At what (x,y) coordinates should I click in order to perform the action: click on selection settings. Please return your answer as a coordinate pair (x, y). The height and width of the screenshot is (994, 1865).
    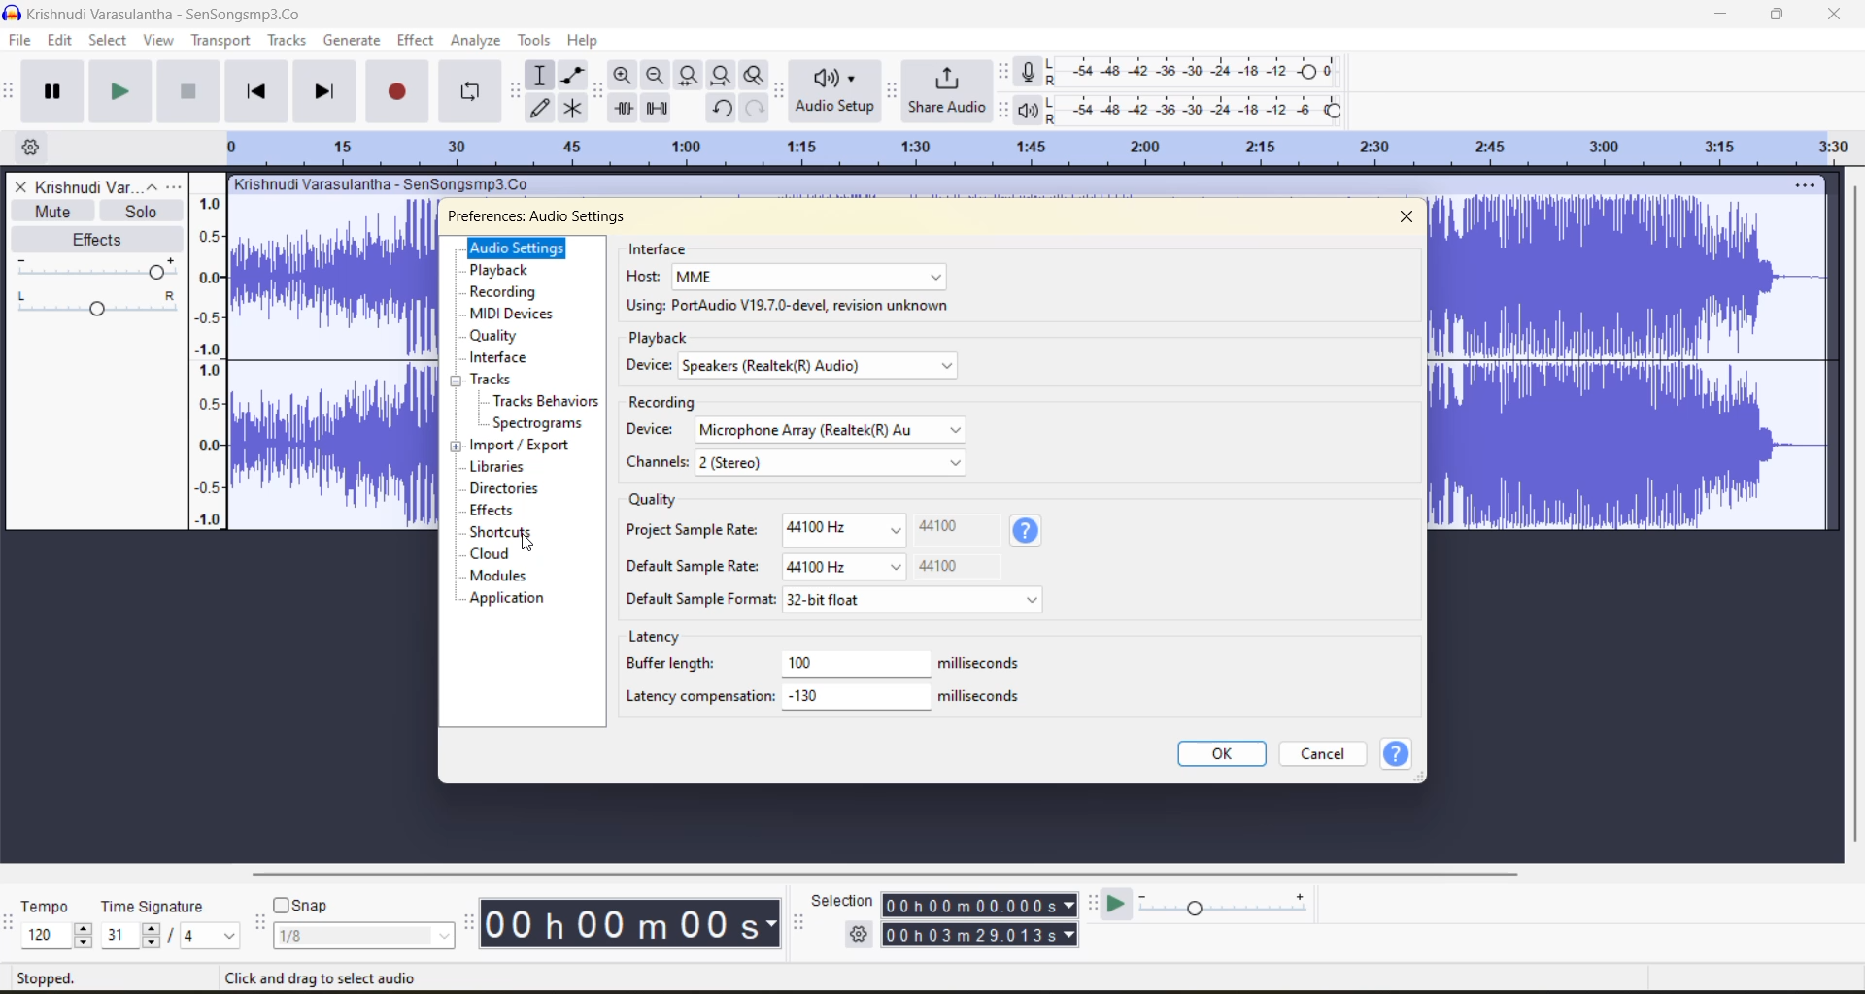
    Looking at the image, I should click on (860, 934).